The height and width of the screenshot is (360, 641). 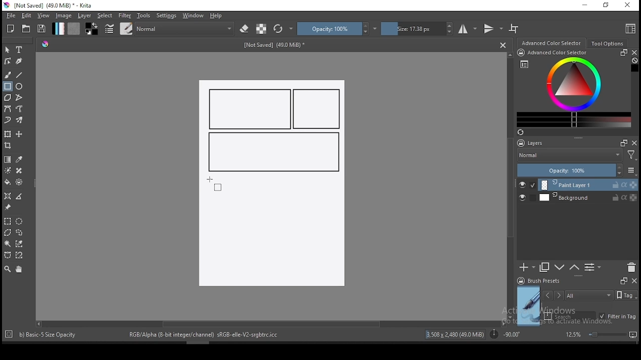 What do you see at coordinates (85, 15) in the screenshot?
I see `layer` at bounding box center [85, 15].